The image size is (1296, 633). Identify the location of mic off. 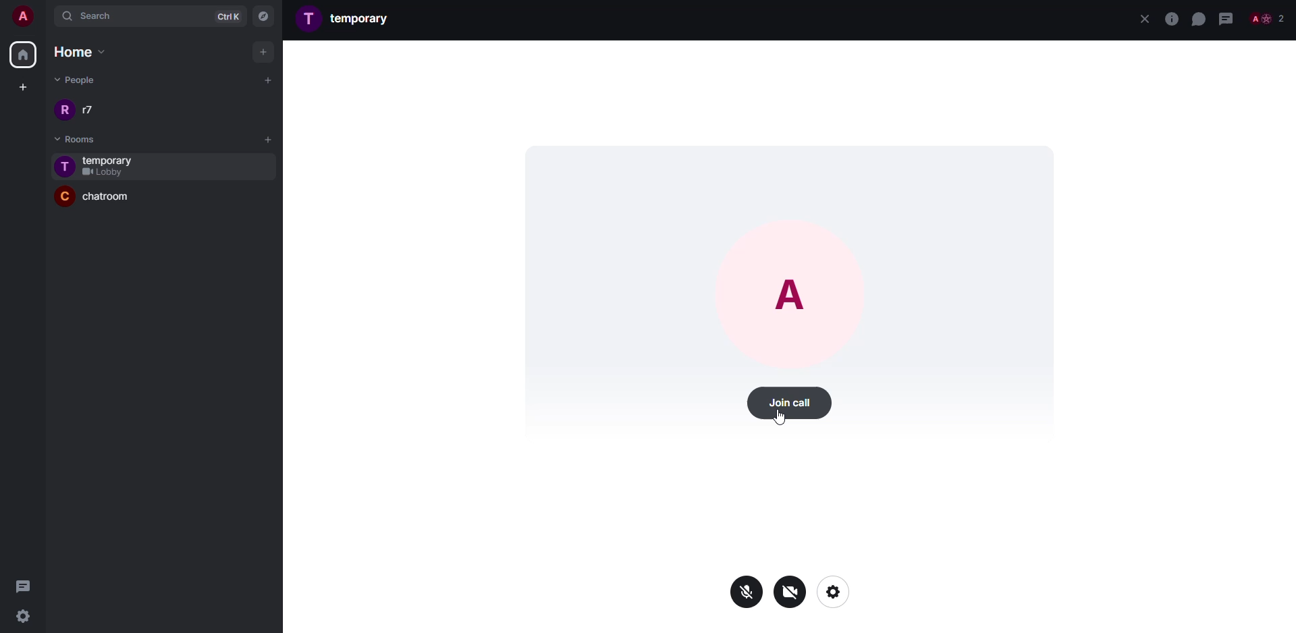
(749, 591).